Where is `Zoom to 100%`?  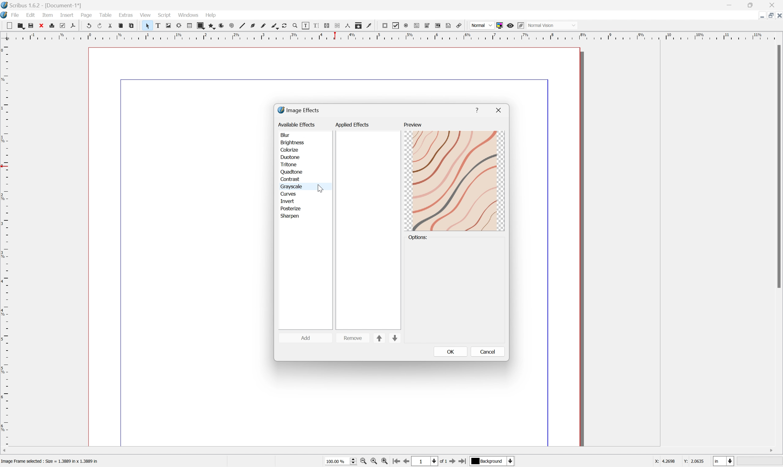 Zoom to 100% is located at coordinates (374, 462).